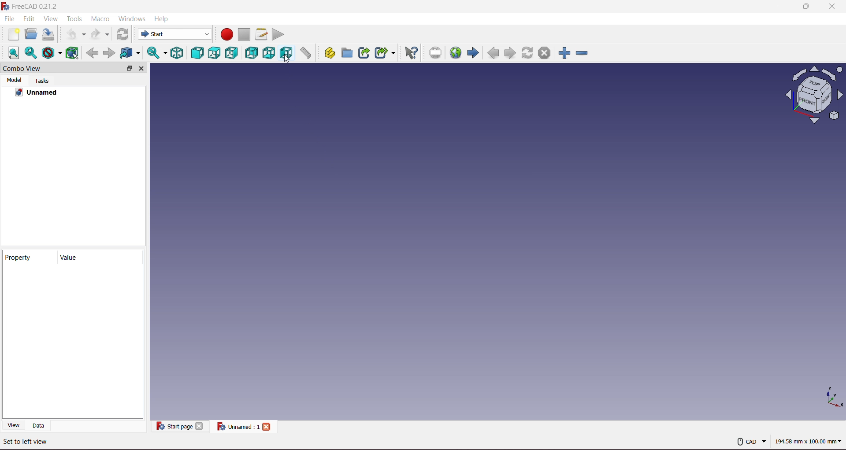 Image resolution: width=846 pixels, height=450 pixels. I want to click on Stop Macro, so click(244, 34).